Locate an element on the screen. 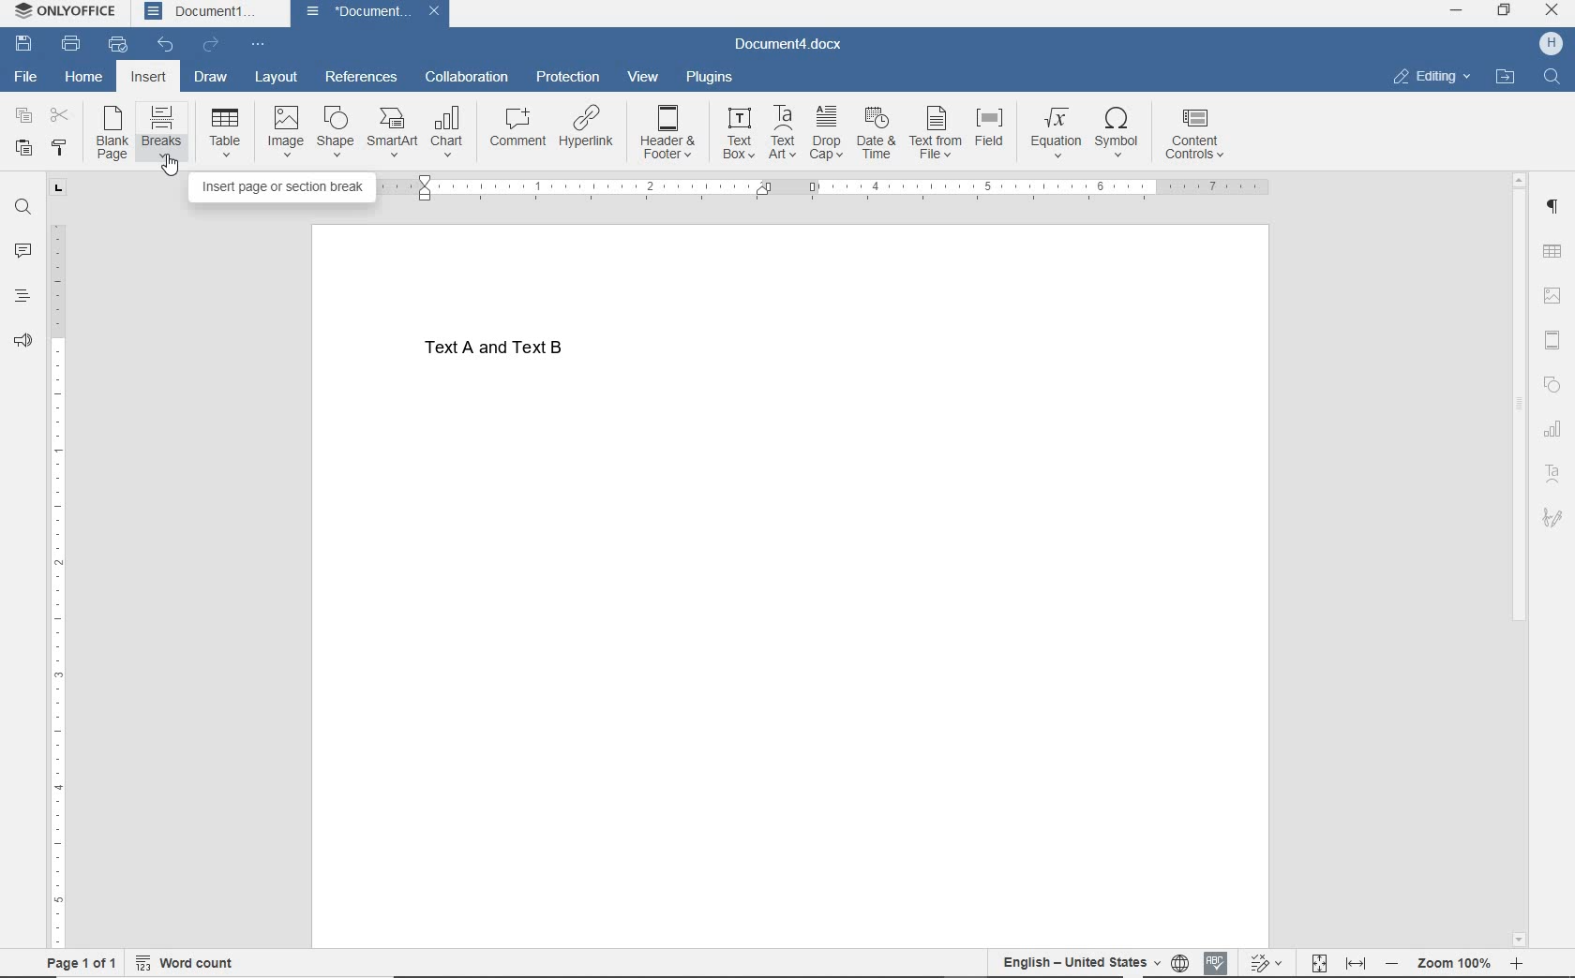  COMMENT is located at coordinates (514, 126).